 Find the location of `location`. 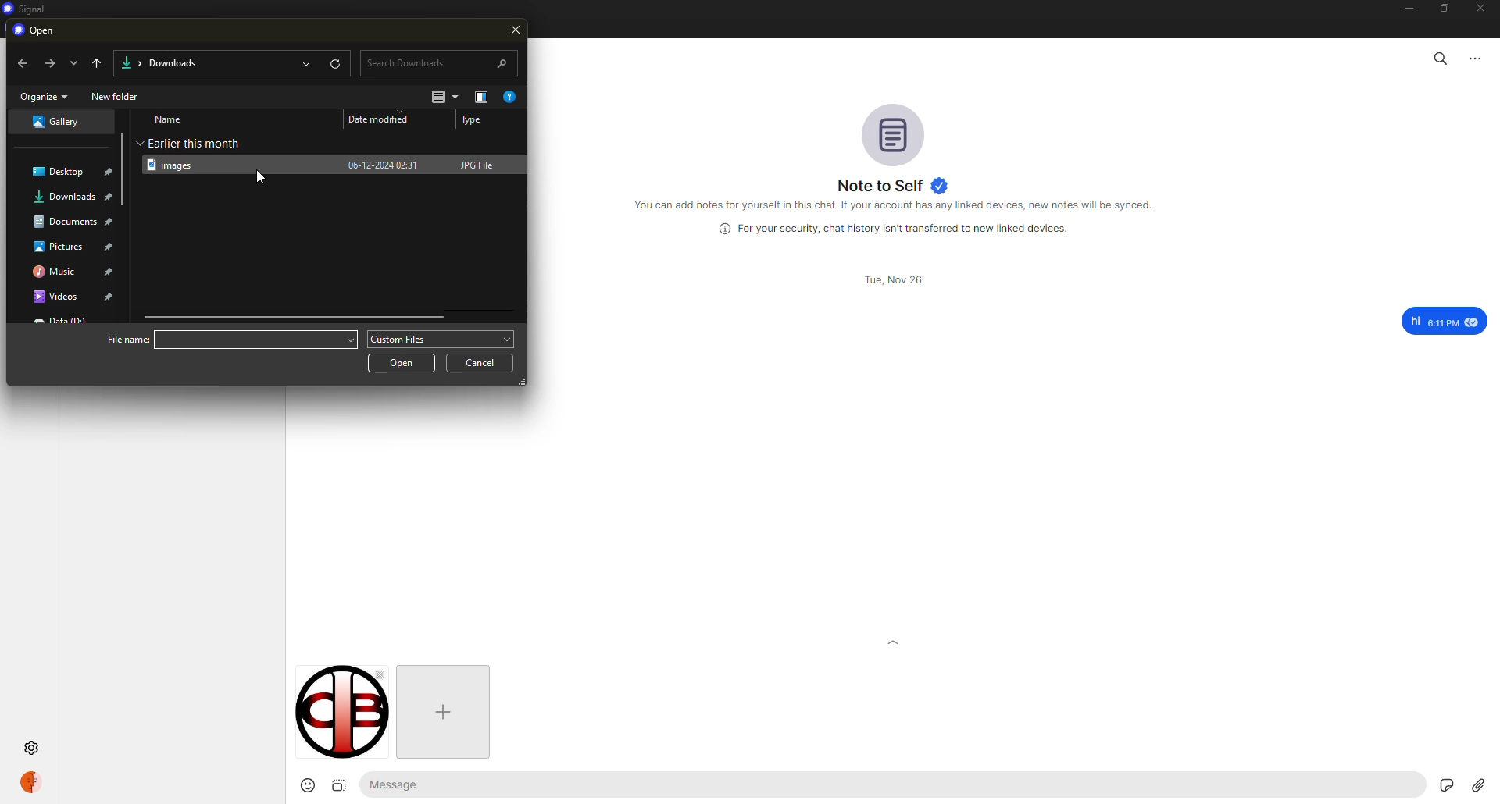

location is located at coordinates (61, 169).